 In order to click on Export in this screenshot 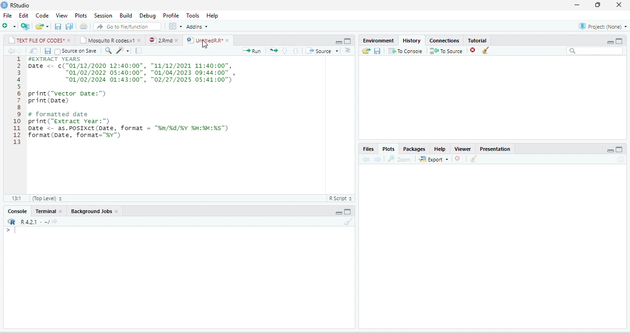, I will do `click(434, 159)`.